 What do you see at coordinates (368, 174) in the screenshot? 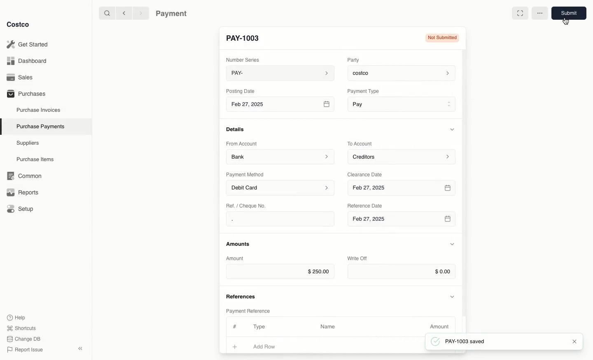
I see `Clearance Date` at bounding box center [368, 174].